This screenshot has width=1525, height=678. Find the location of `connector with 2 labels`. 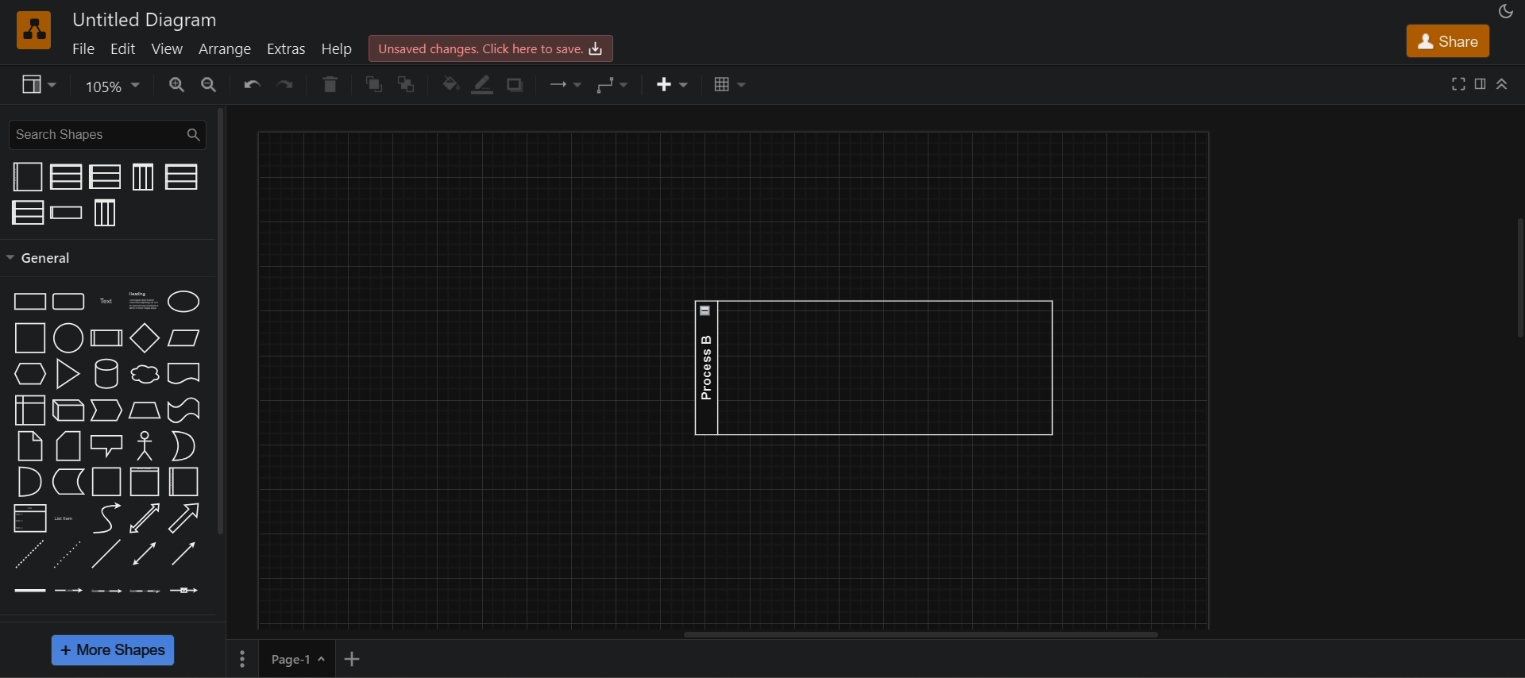

connector with 2 labels is located at coordinates (107, 592).